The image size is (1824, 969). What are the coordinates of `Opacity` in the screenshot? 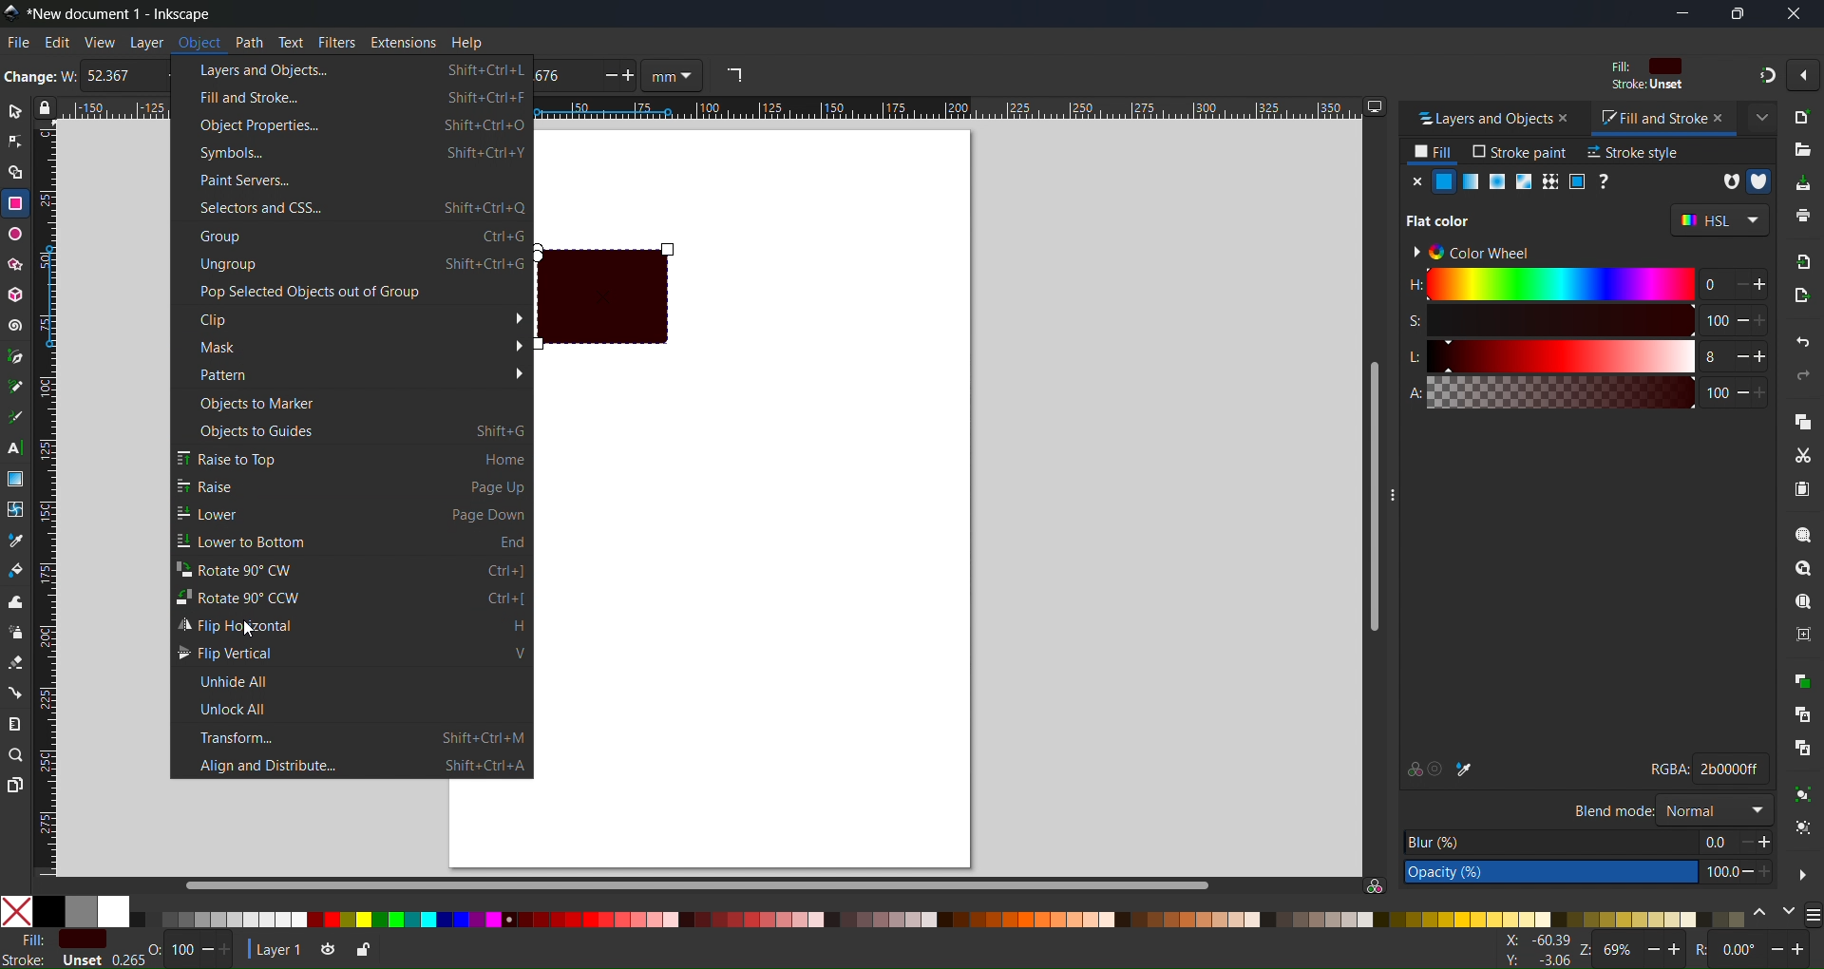 It's located at (182, 950).